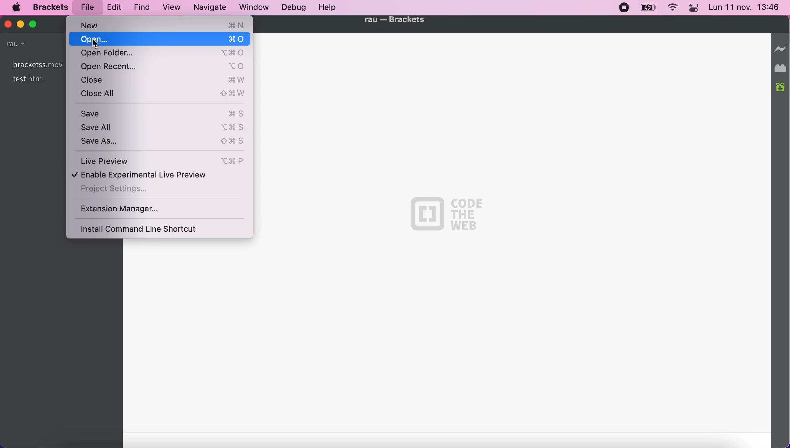 Image resolution: width=790 pixels, height=448 pixels. What do you see at coordinates (161, 67) in the screenshot?
I see `open recent` at bounding box center [161, 67].